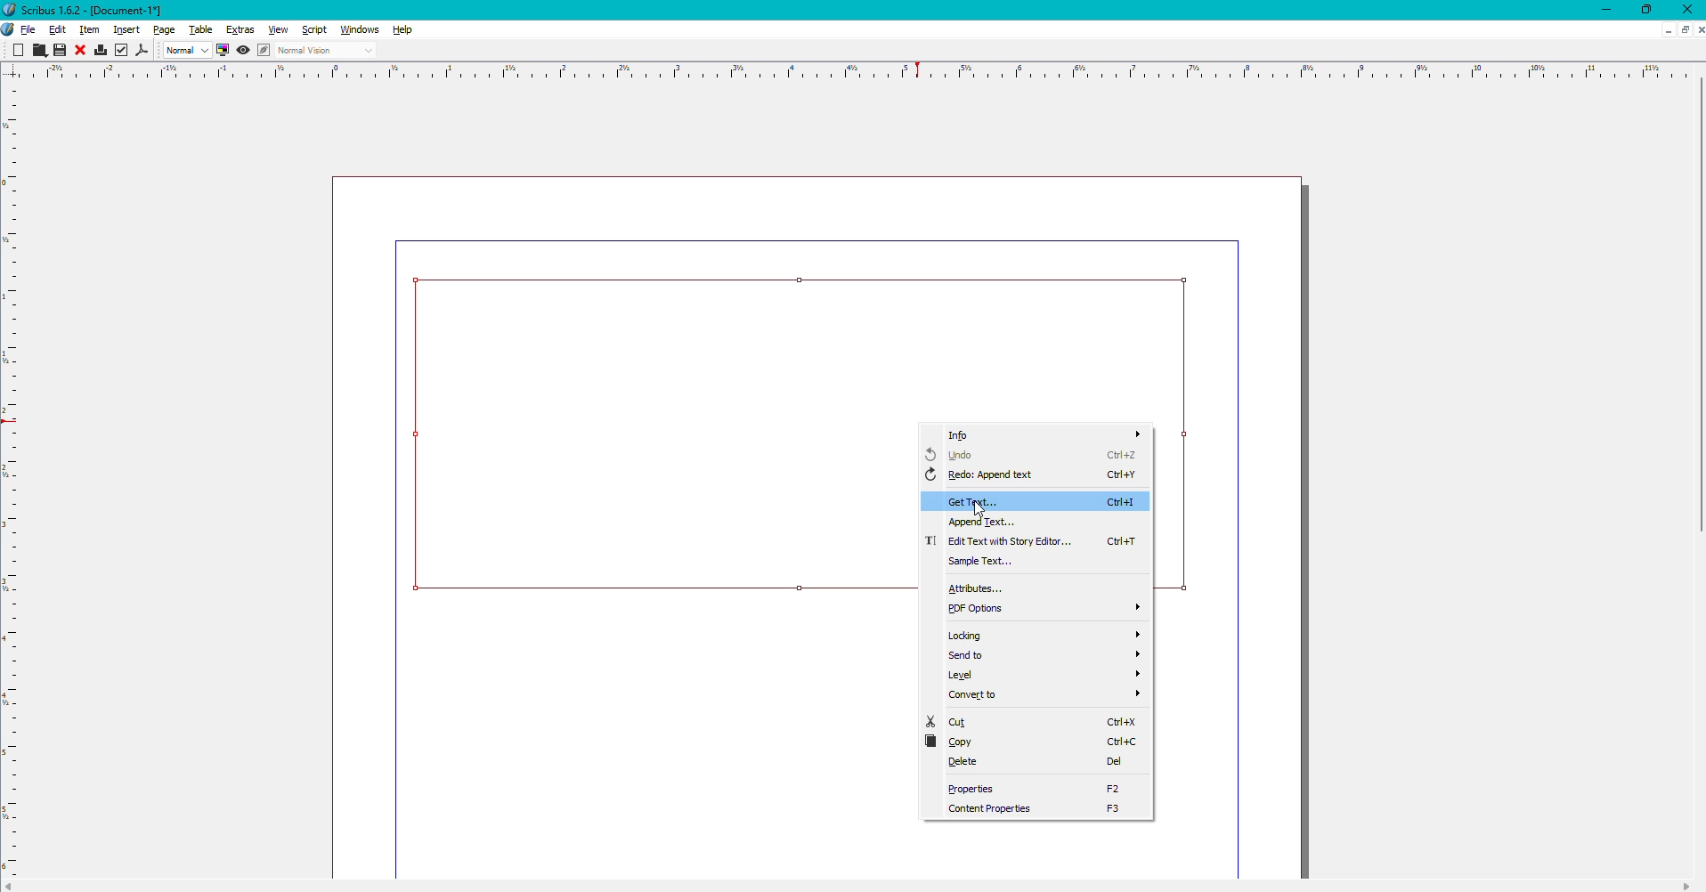 This screenshot has height=892, width=1706. I want to click on Restore, so click(1644, 11).